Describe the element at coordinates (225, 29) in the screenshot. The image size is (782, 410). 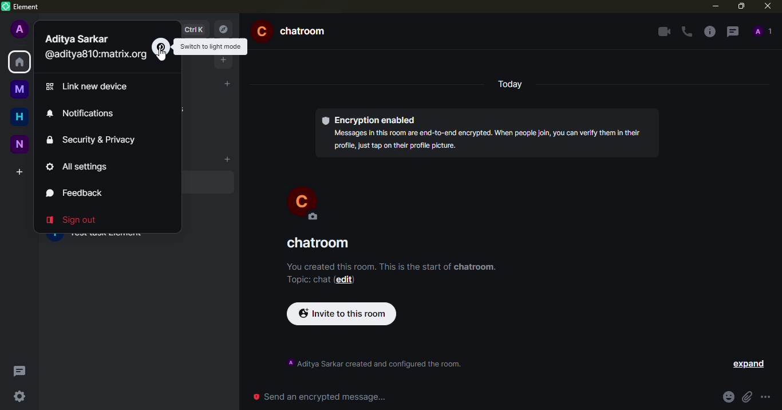
I see `explore rooms` at that location.